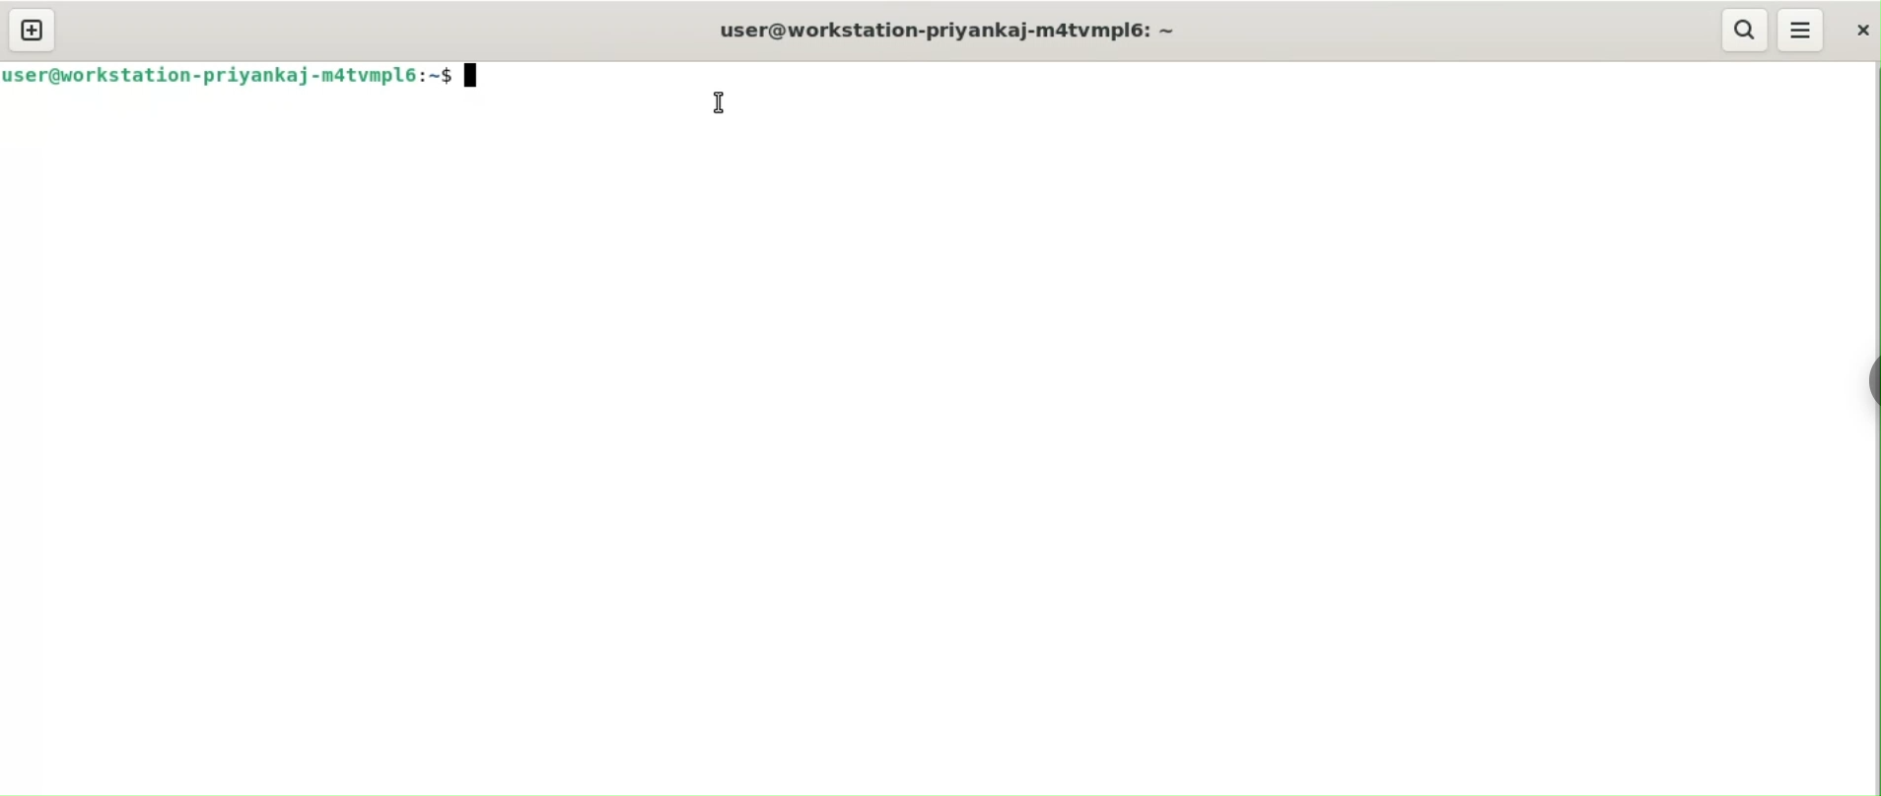  What do you see at coordinates (939, 32) in the screenshot?
I see `user@workstation-priyankaj-m4atvmpl6: ~` at bounding box center [939, 32].